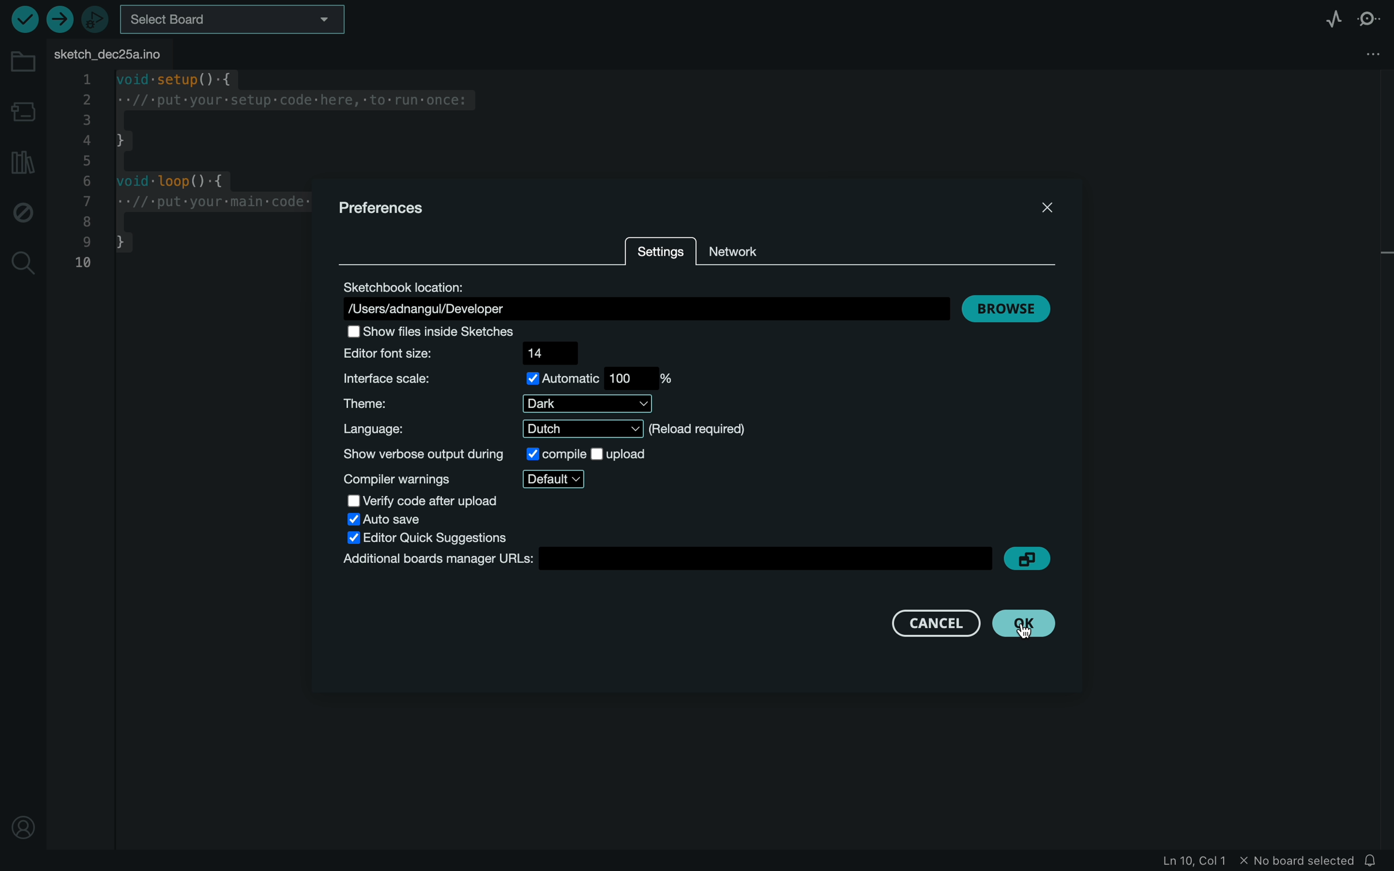  I want to click on editor  quick, so click(433, 538).